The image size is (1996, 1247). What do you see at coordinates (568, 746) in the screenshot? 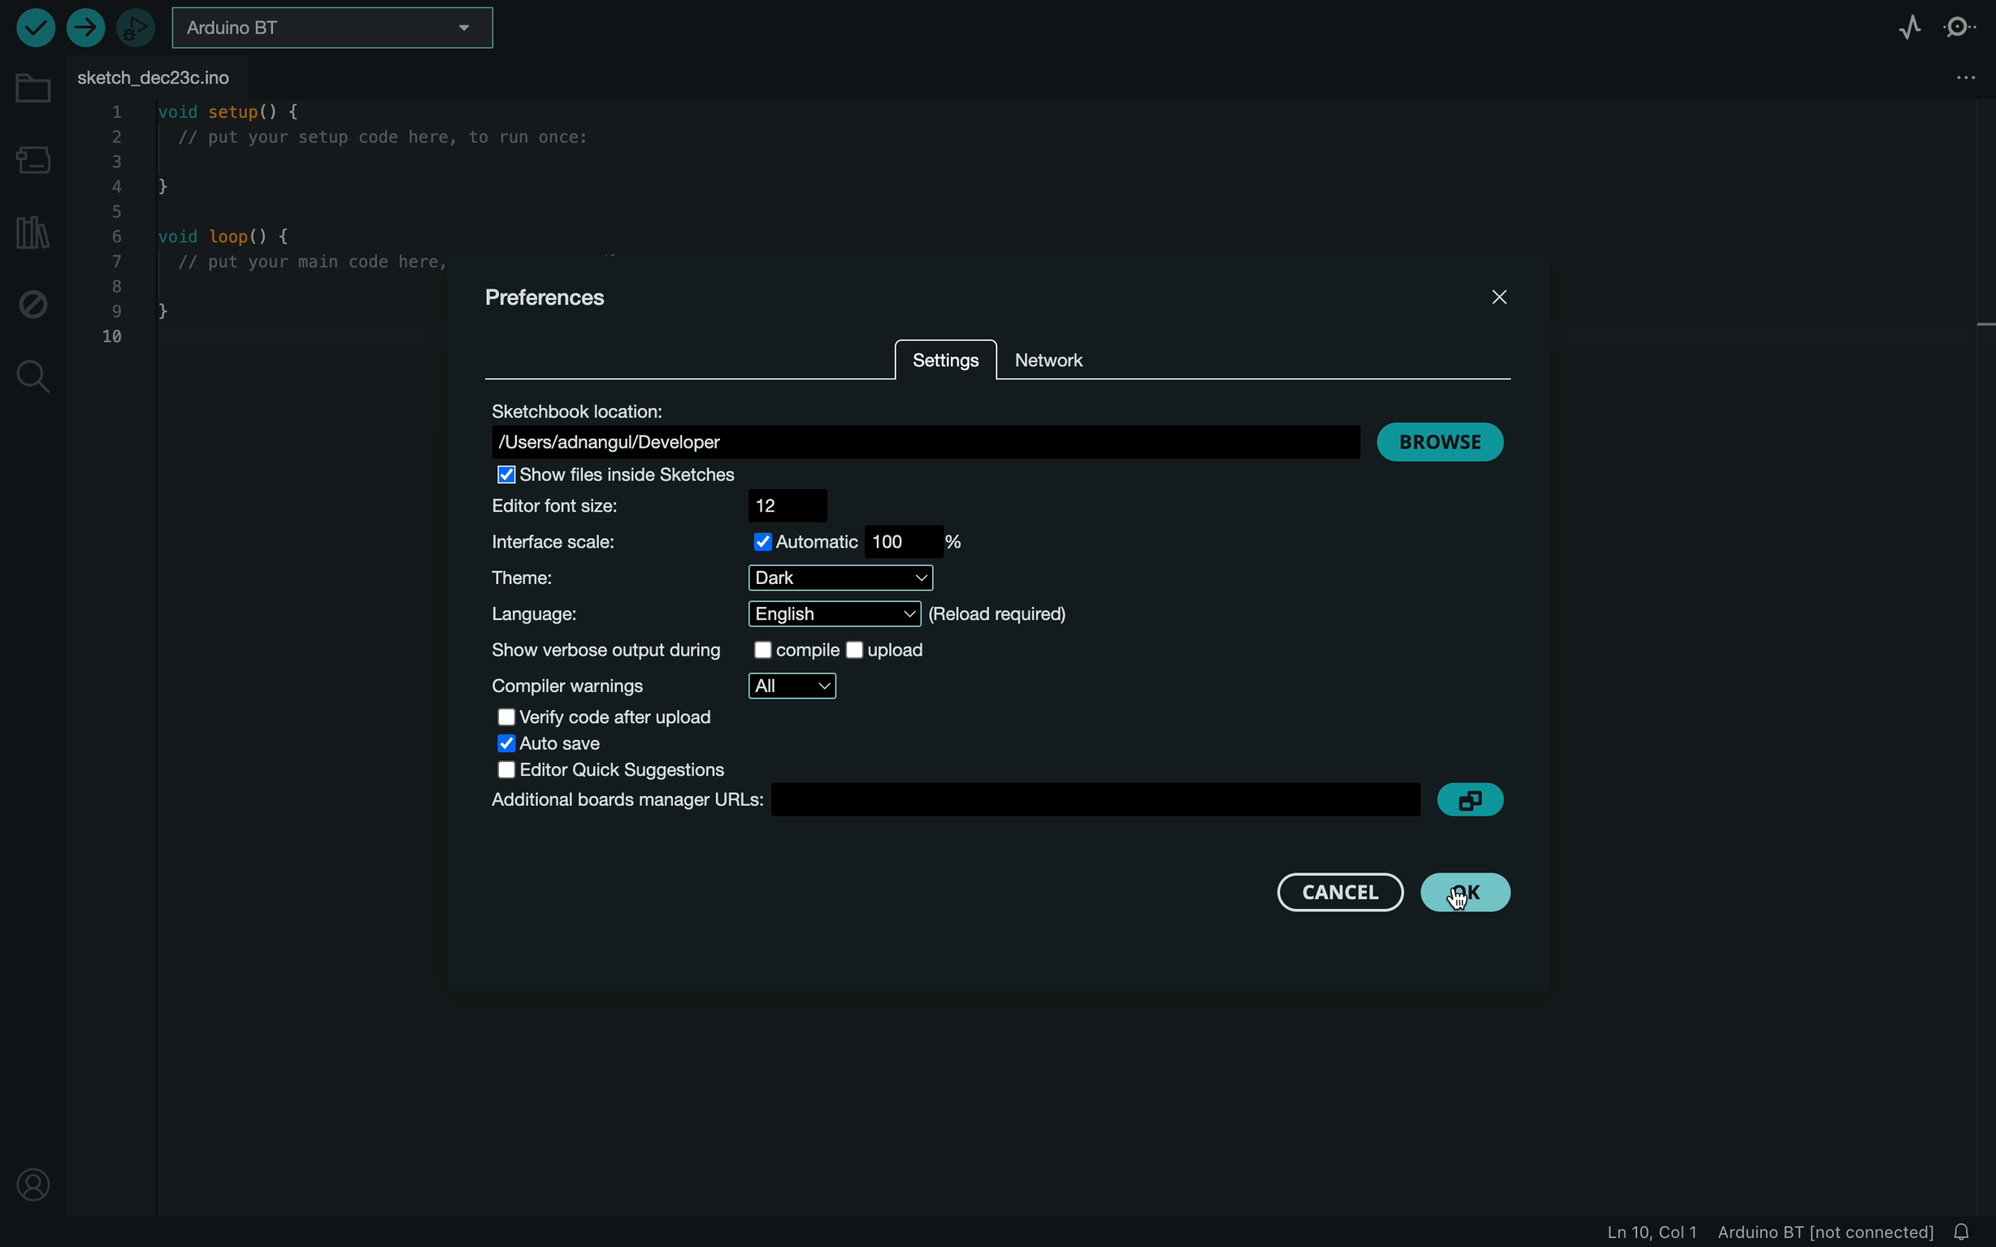
I see `auto save` at bounding box center [568, 746].